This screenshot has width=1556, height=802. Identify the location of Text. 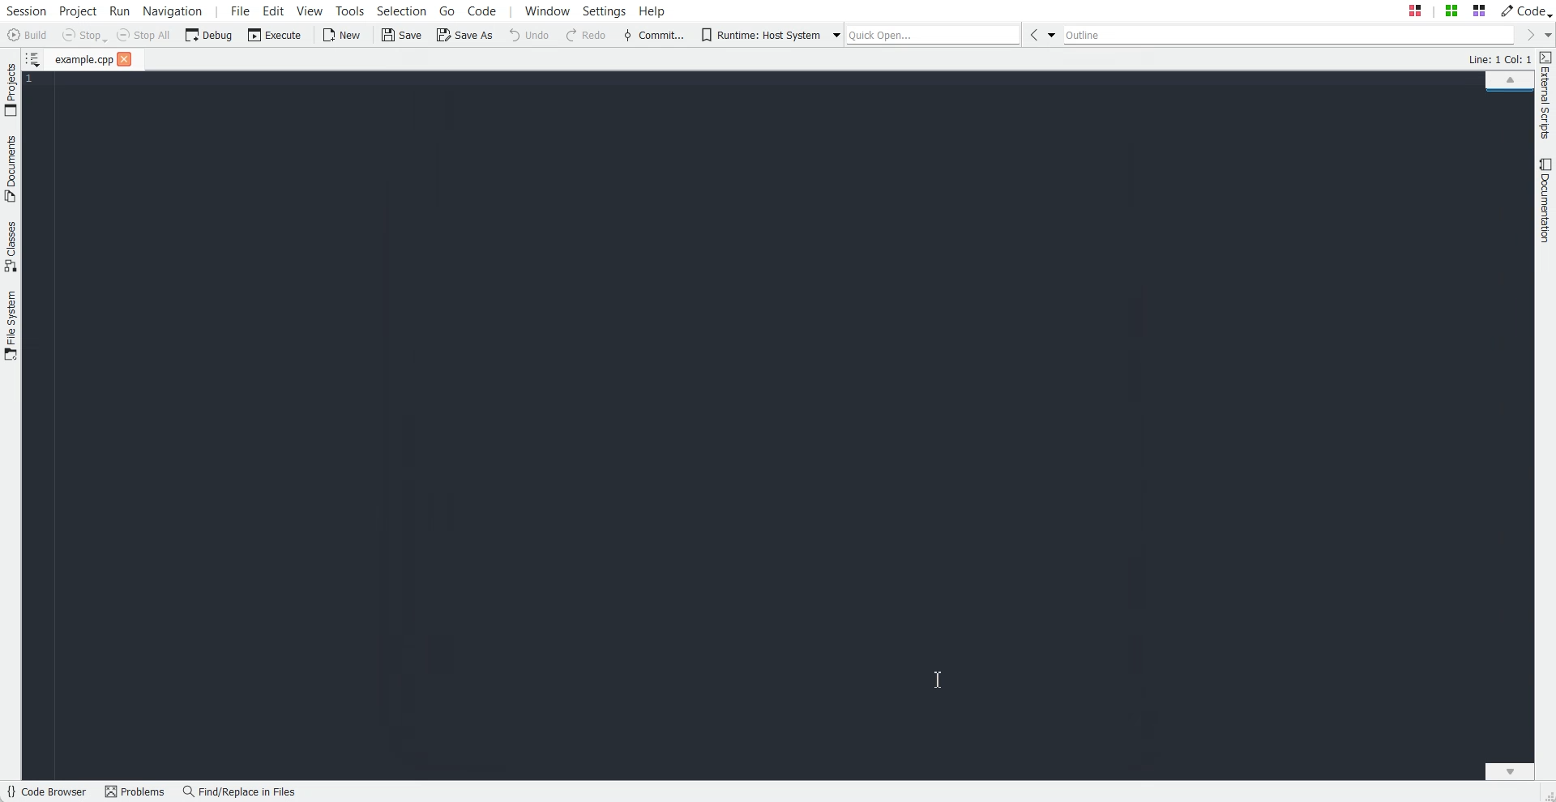
(1500, 58).